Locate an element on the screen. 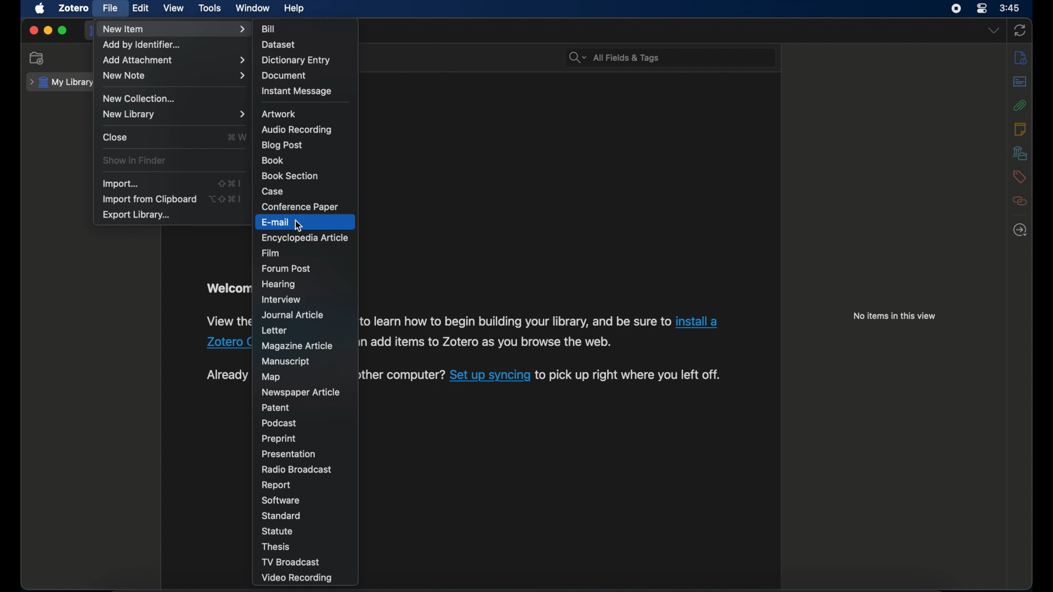 Image resolution: width=1053 pixels, height=592 pixels. newspaper article is located at coordinates (302, 391).